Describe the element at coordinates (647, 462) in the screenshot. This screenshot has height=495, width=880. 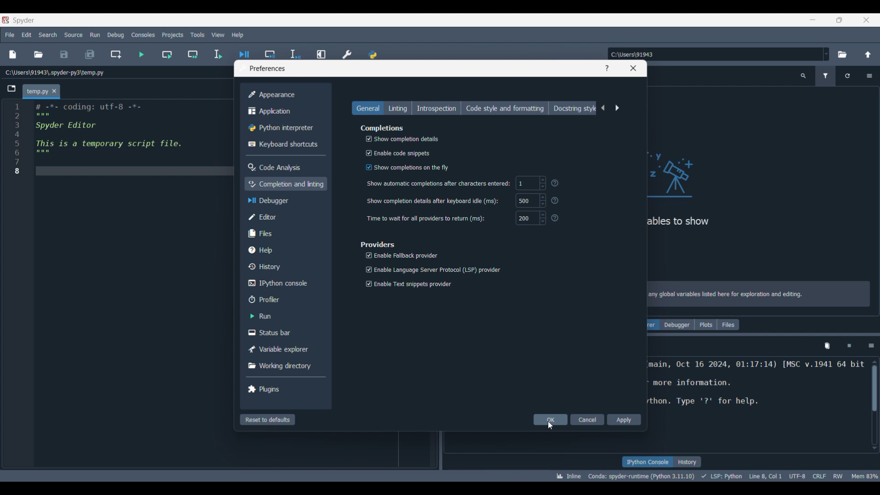
I see `IPython console` at that location.